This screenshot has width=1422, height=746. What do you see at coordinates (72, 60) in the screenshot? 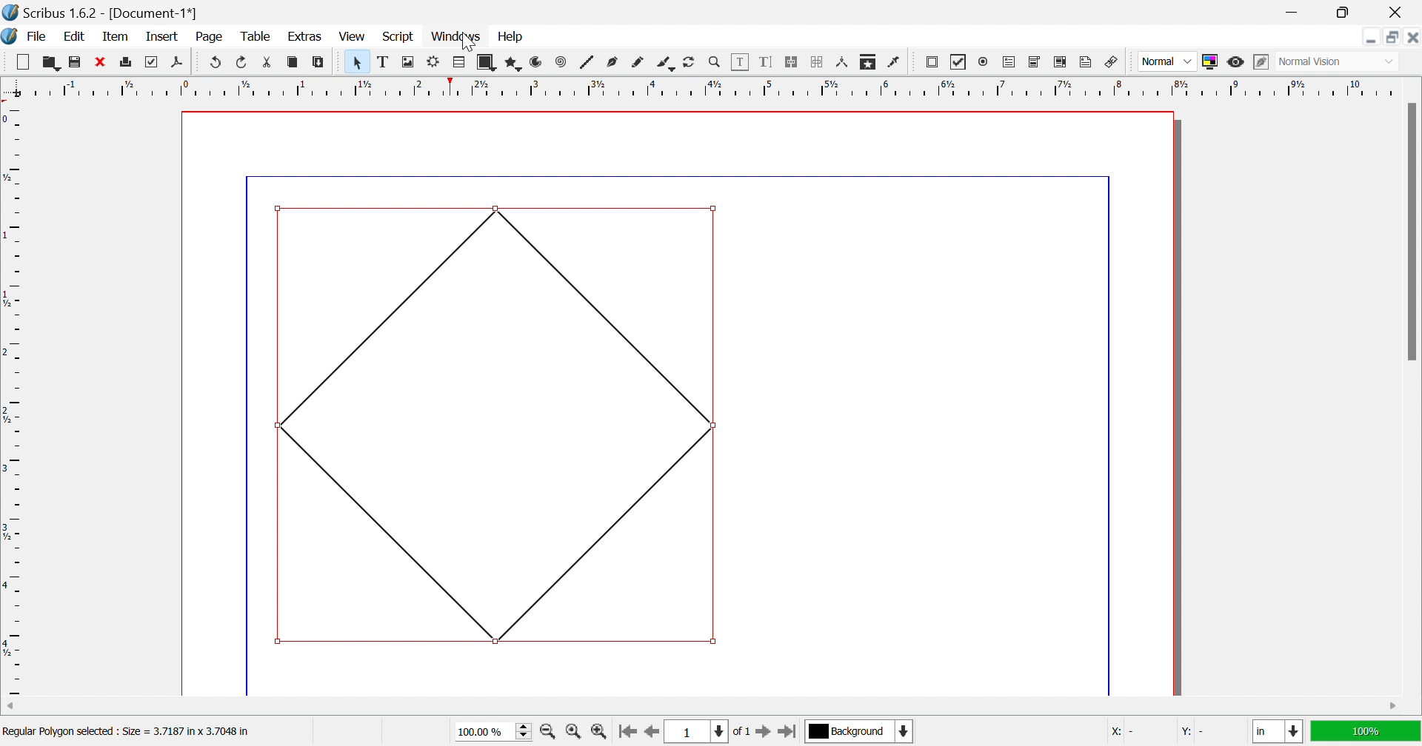
I see `Save` at bounding box center [72, 60].